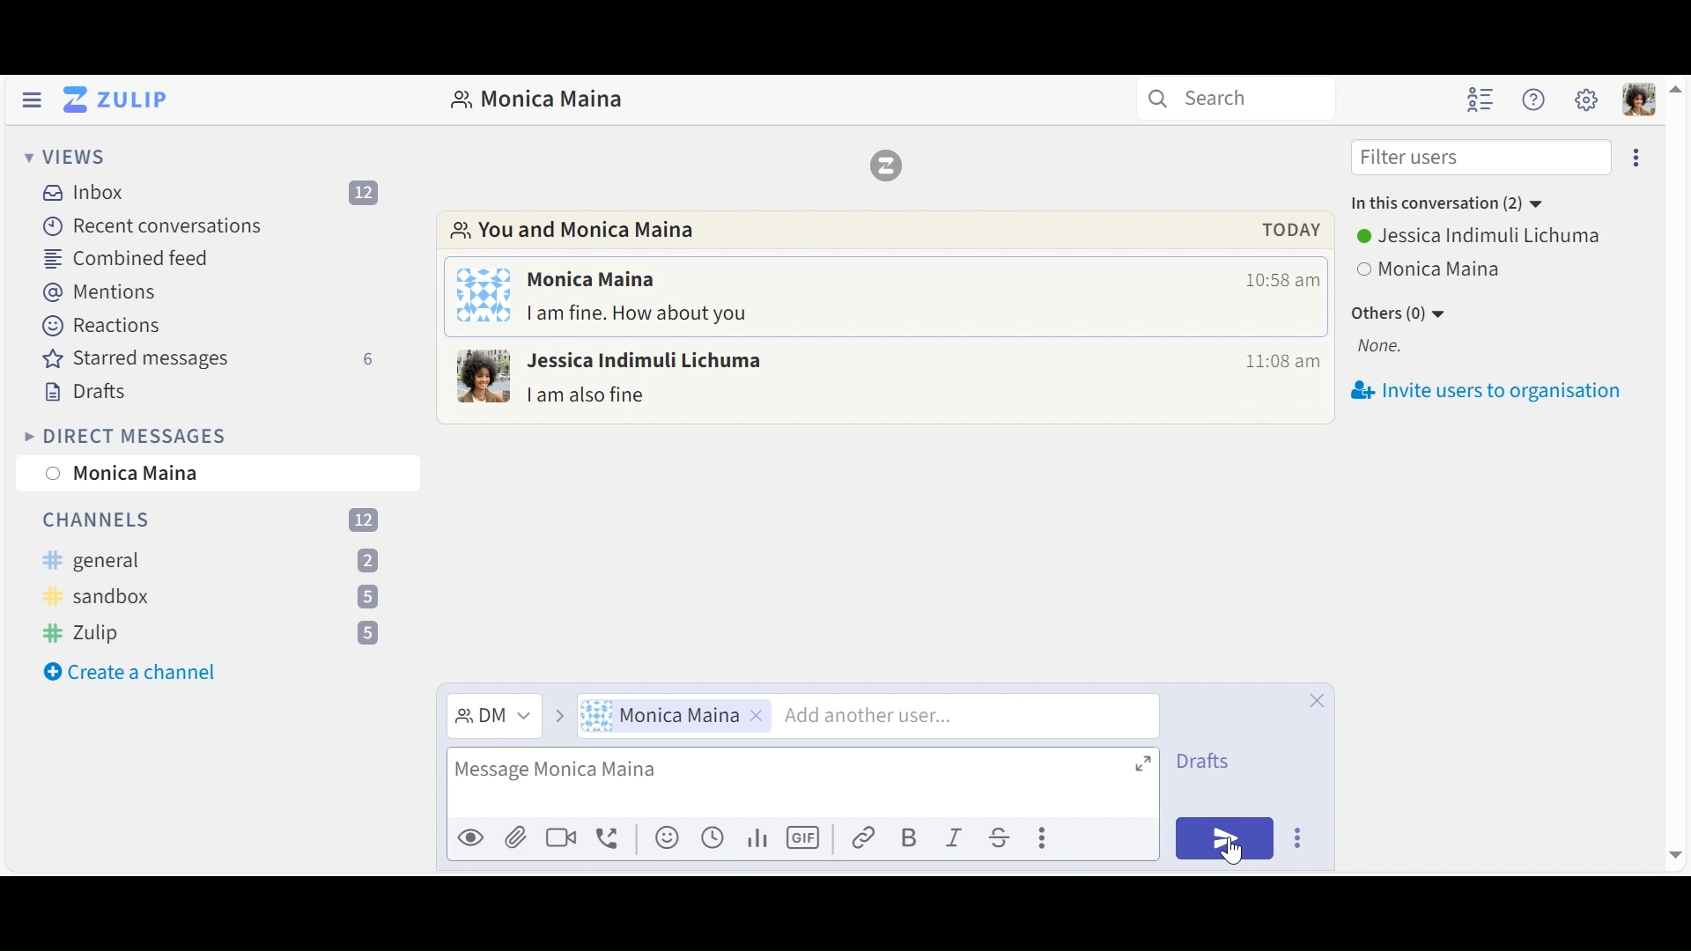 This screenshot has height=951, width=1691. I want to click on Strikethrough, so click(1001, 837).